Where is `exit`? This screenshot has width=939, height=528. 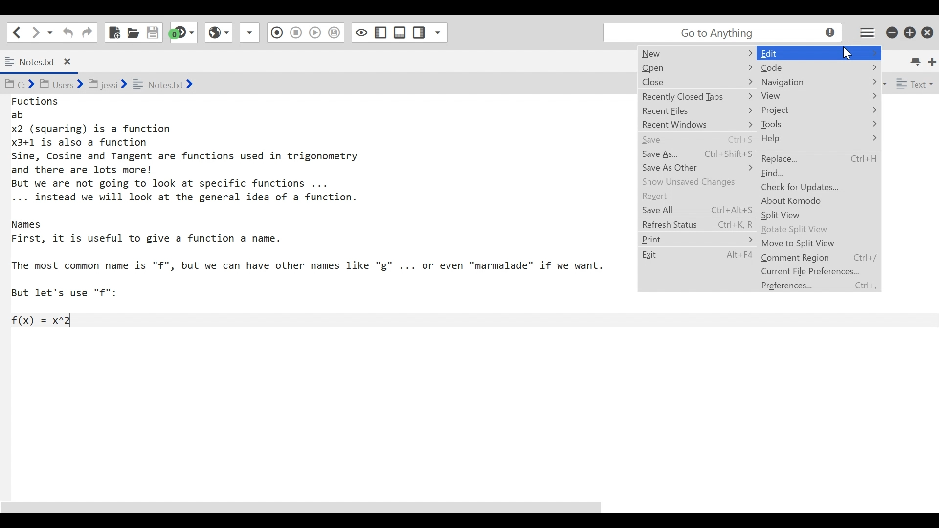 exit is located at coordinates (671, 255).